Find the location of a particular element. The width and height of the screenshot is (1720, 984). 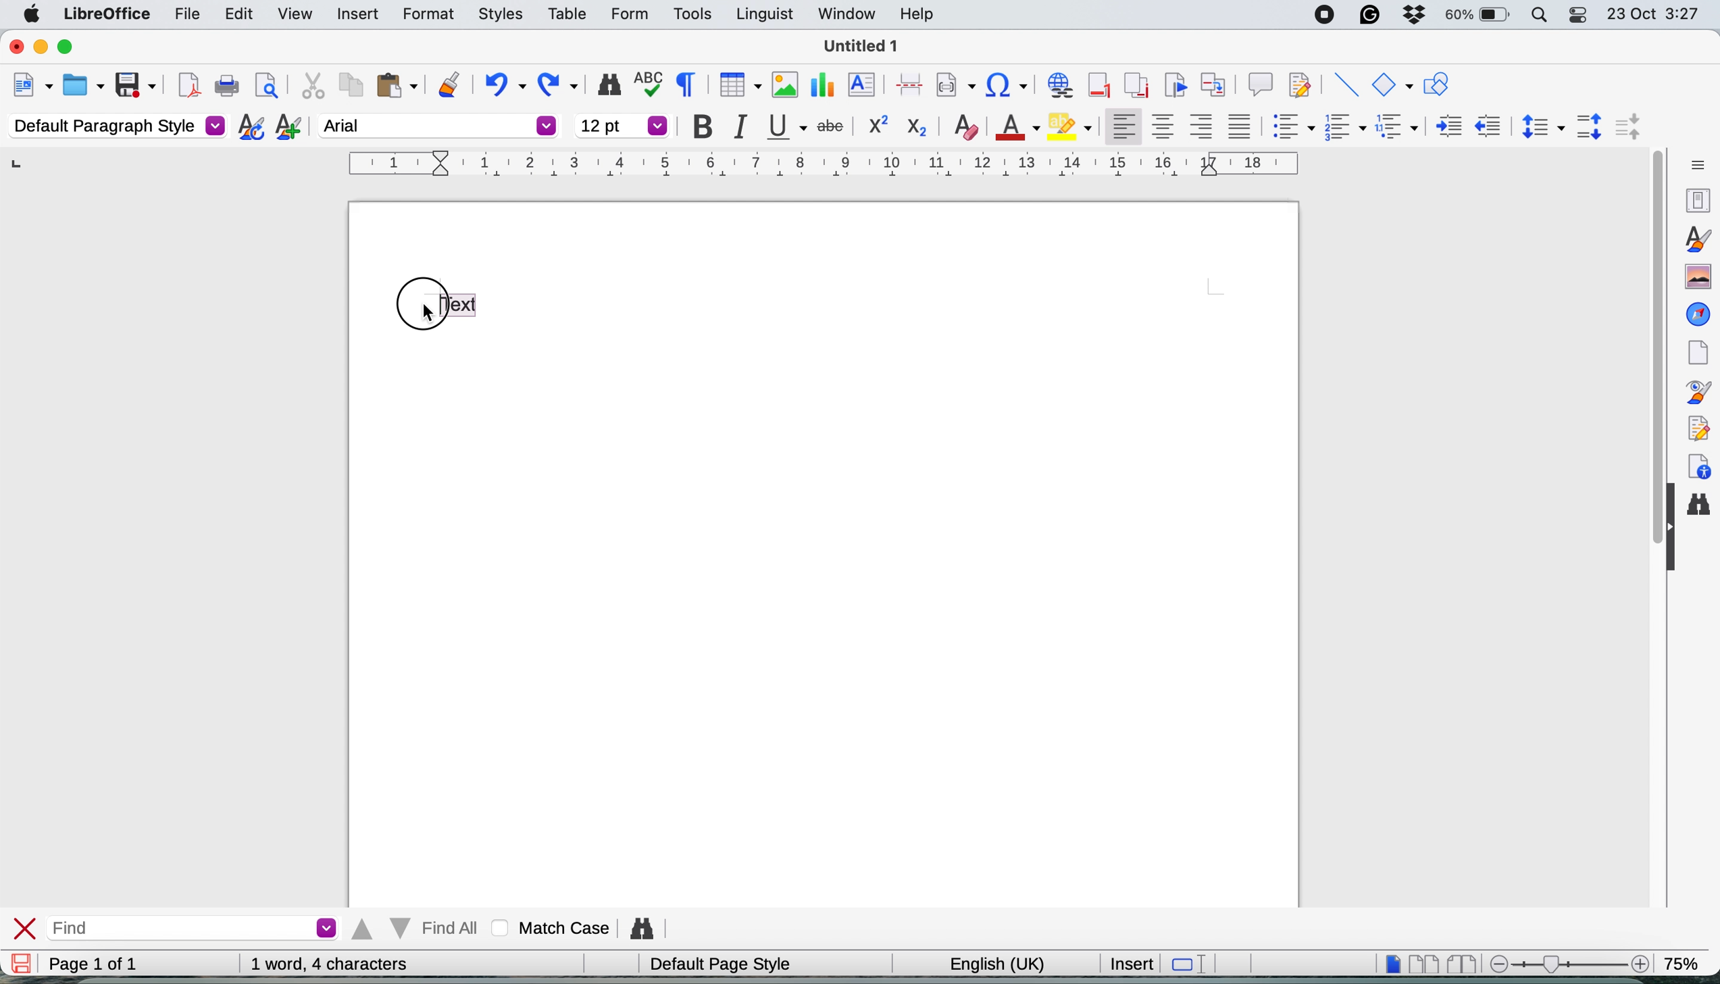

insert bookmark is located at coordinates (1175, 86).